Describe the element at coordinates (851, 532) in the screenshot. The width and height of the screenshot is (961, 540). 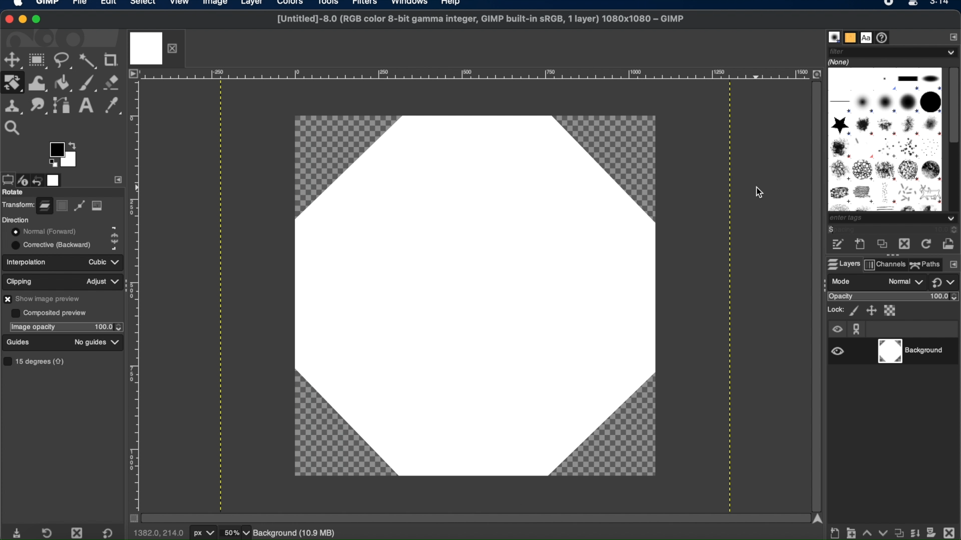
I see `create a new layer group` at that location.